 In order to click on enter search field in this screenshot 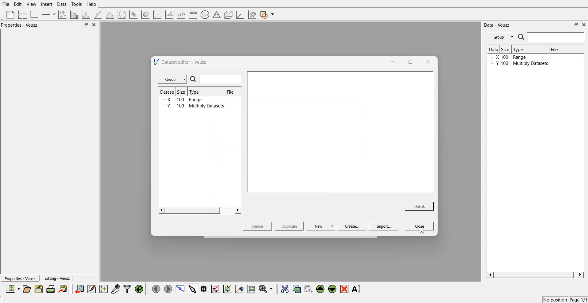, I will do `click(556, 37)`.